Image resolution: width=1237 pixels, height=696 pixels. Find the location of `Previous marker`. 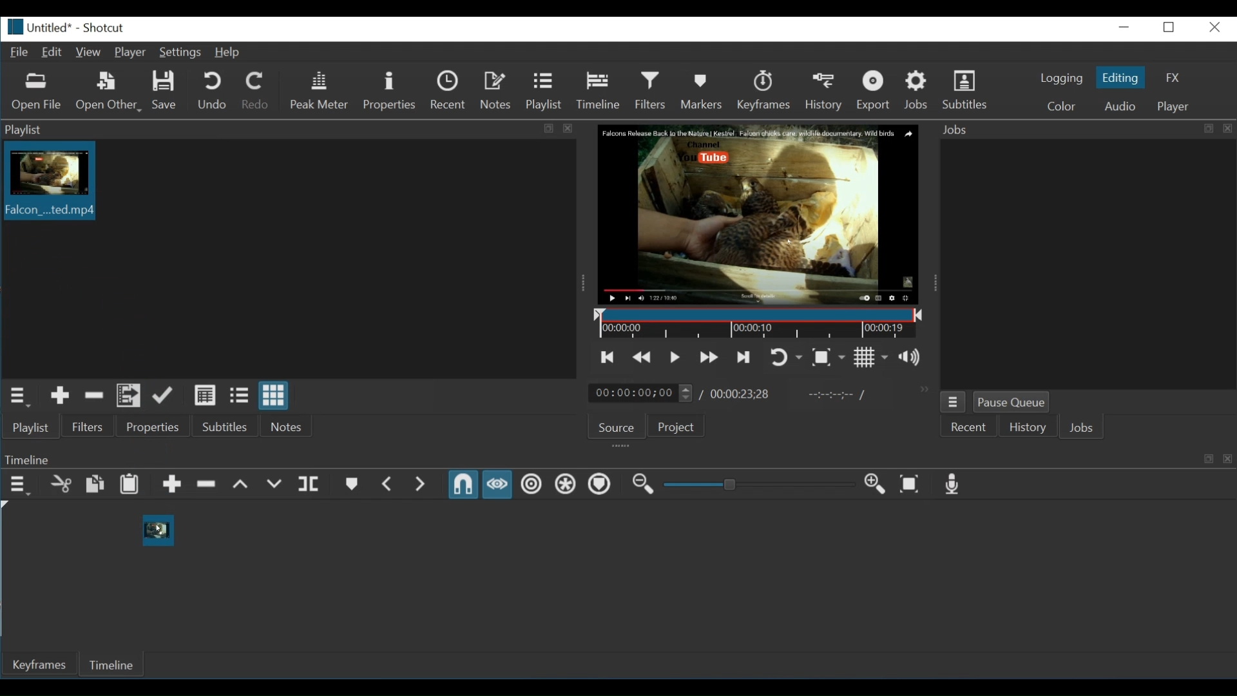

Previous marker is located at coordinates (389, 485).